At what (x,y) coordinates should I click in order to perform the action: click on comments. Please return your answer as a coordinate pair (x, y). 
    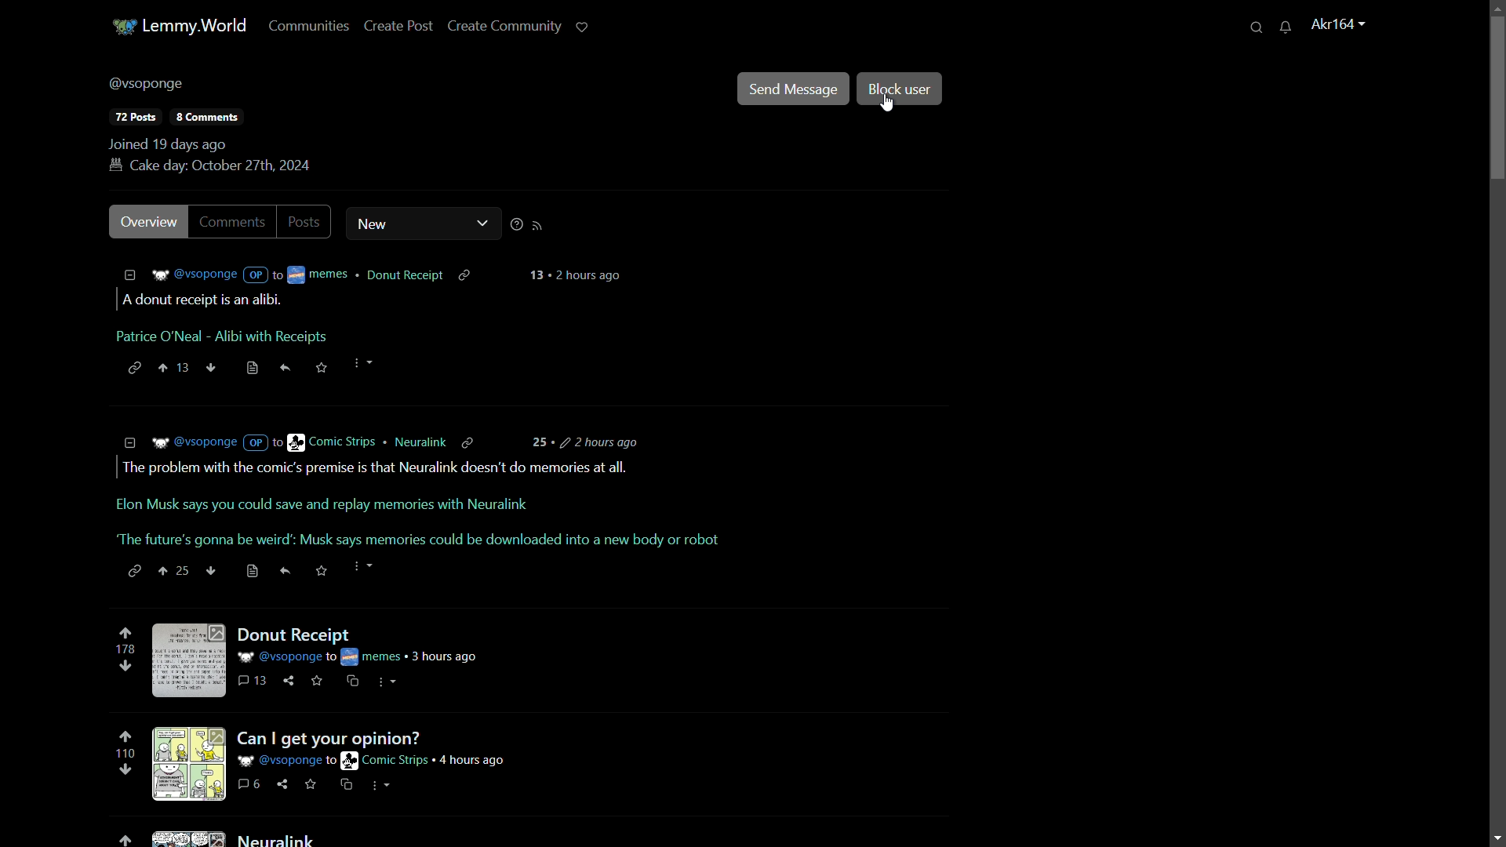
    Looking at the image, I should click on (236, 221).